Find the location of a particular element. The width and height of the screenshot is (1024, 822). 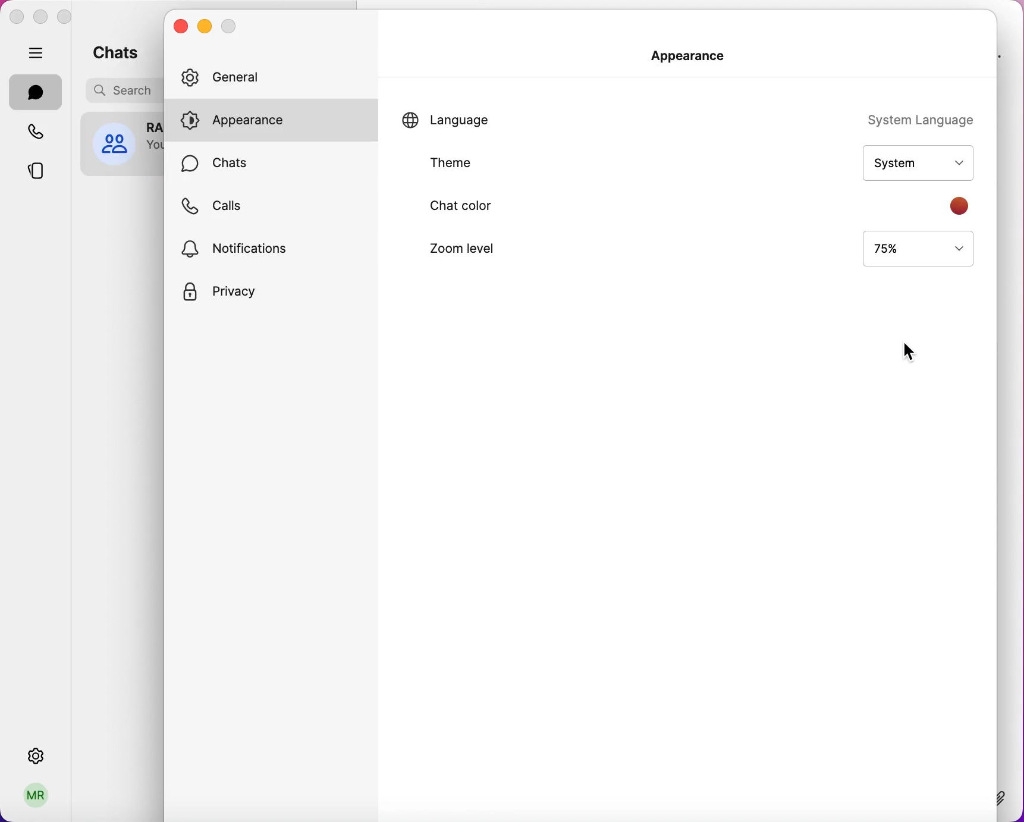

chats is located at coordinates (230, 160).